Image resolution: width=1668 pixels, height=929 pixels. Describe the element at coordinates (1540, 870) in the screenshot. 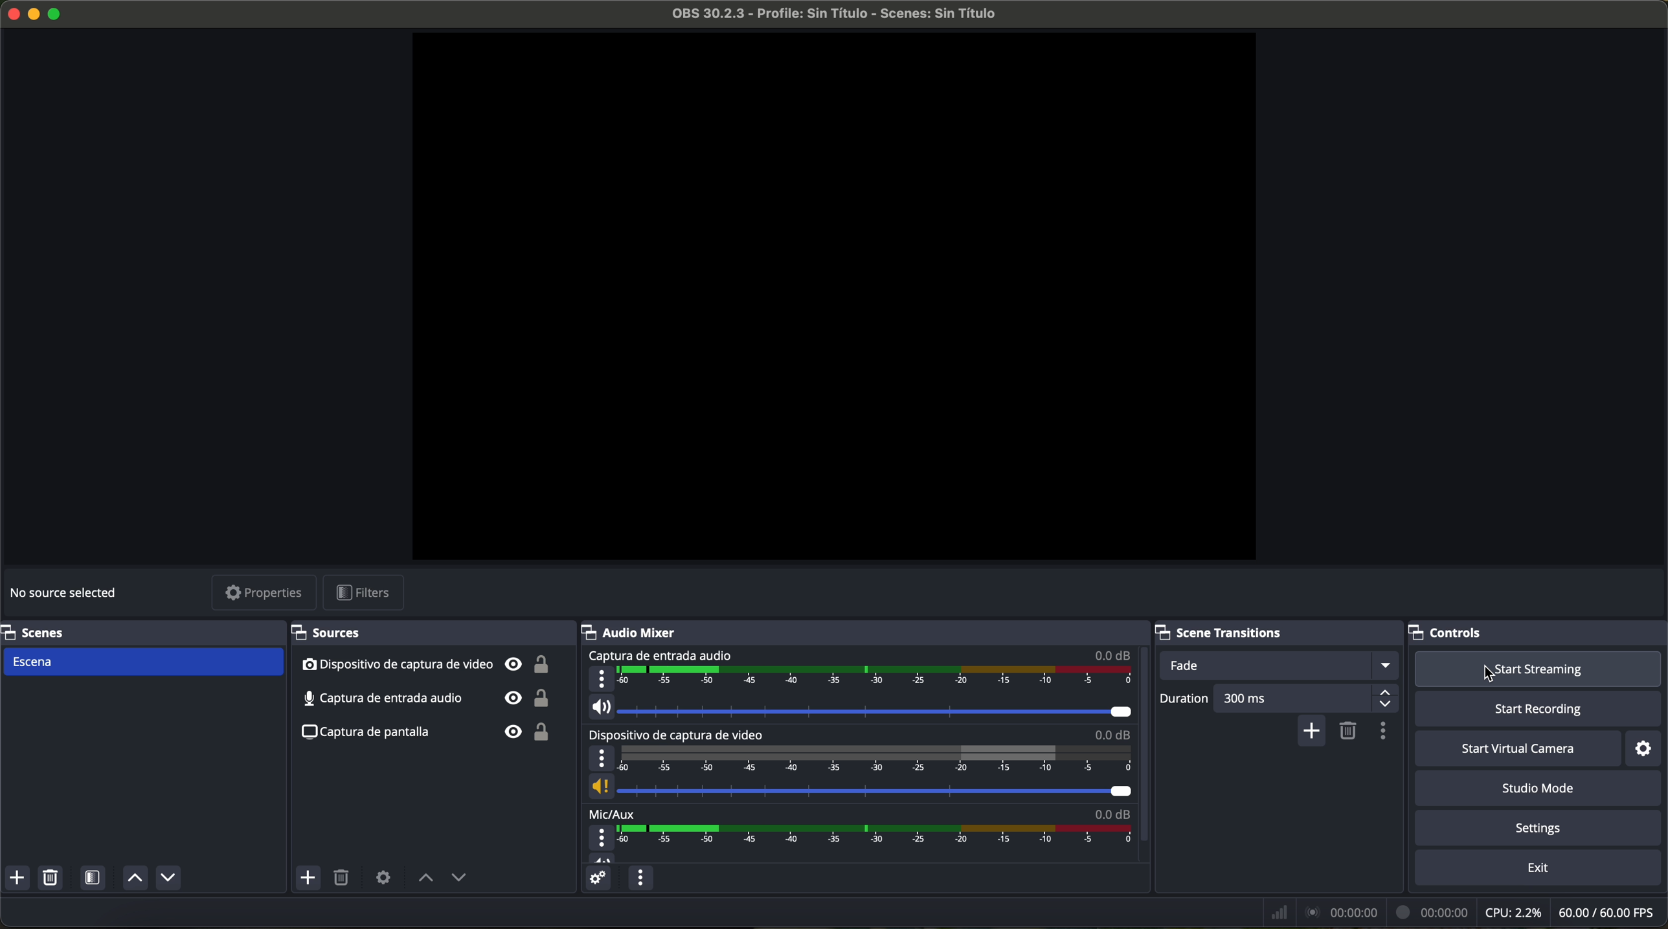

I see `exit` at that location.